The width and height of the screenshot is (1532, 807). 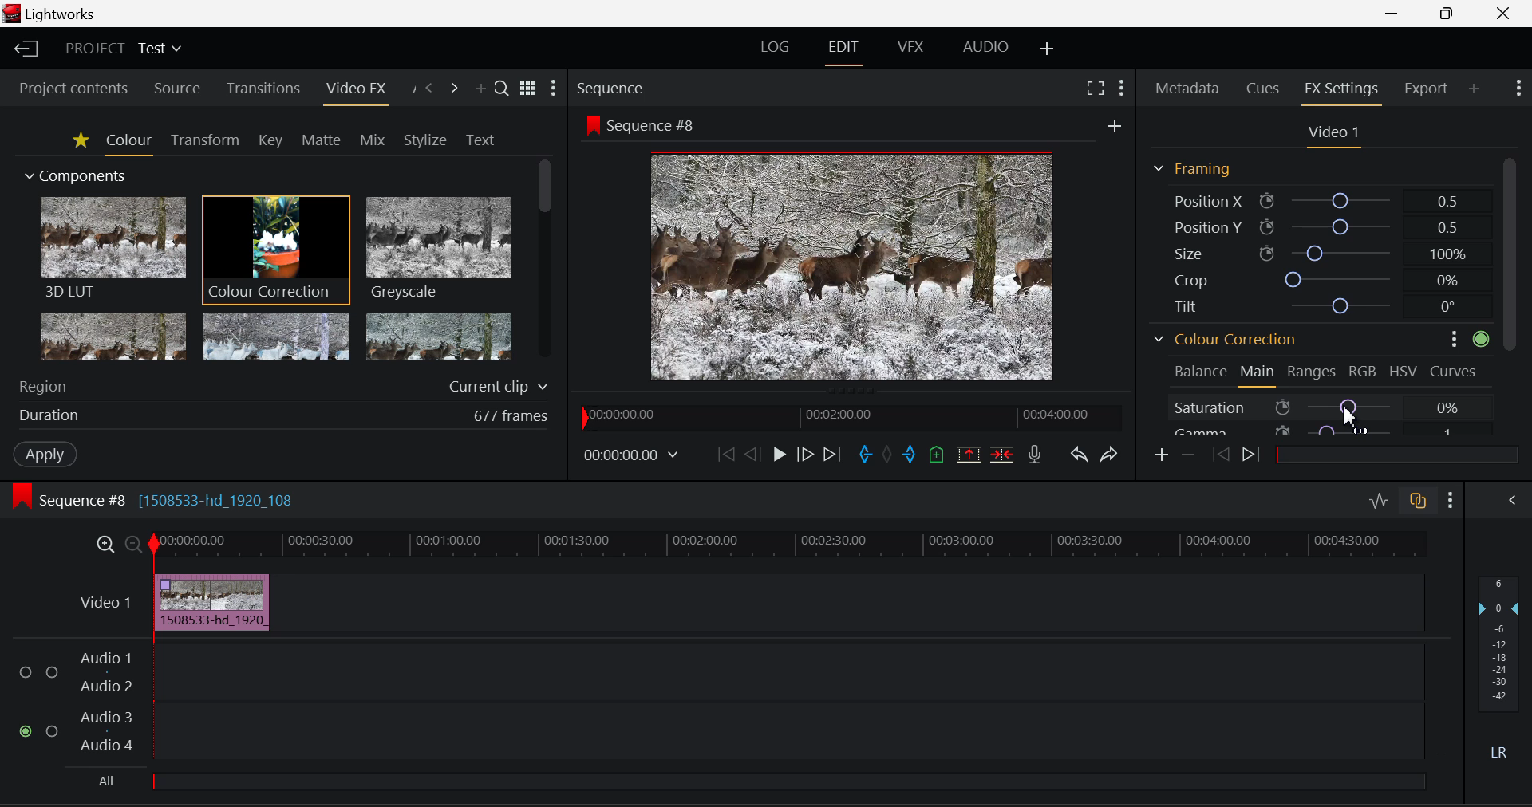 I want to click on Audio Input Field, so click(x=787, y=670).